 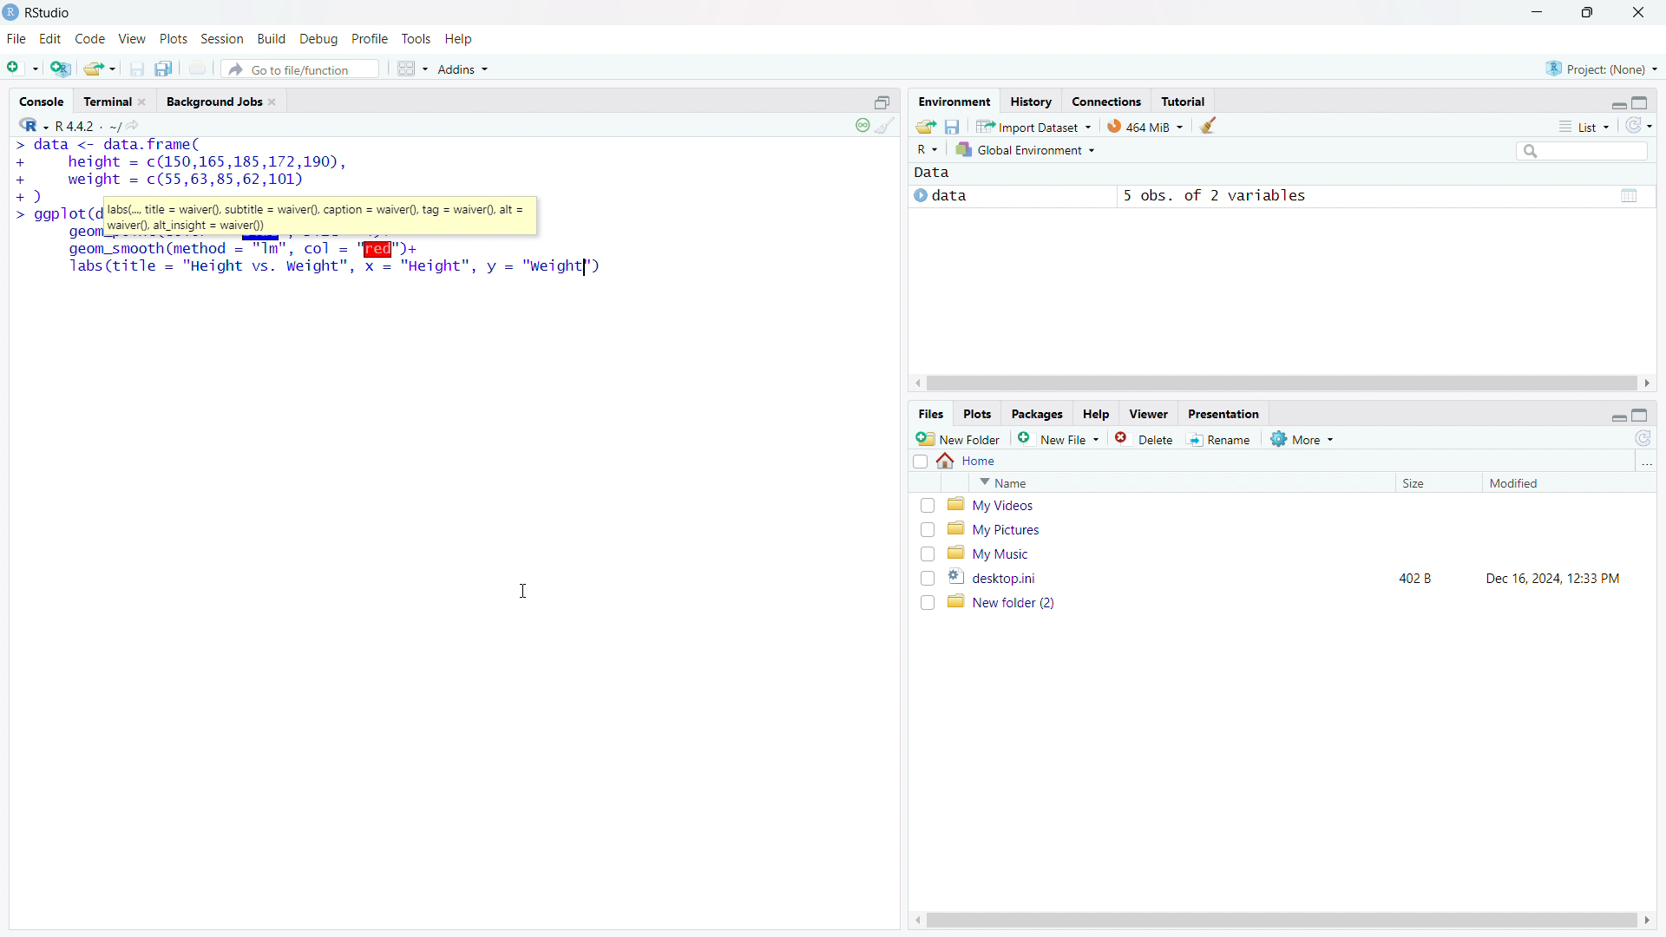 What do you see at coordinates (299, 69) in the screenshot?
I see `go to file/function` at bounding box center [299, 69].